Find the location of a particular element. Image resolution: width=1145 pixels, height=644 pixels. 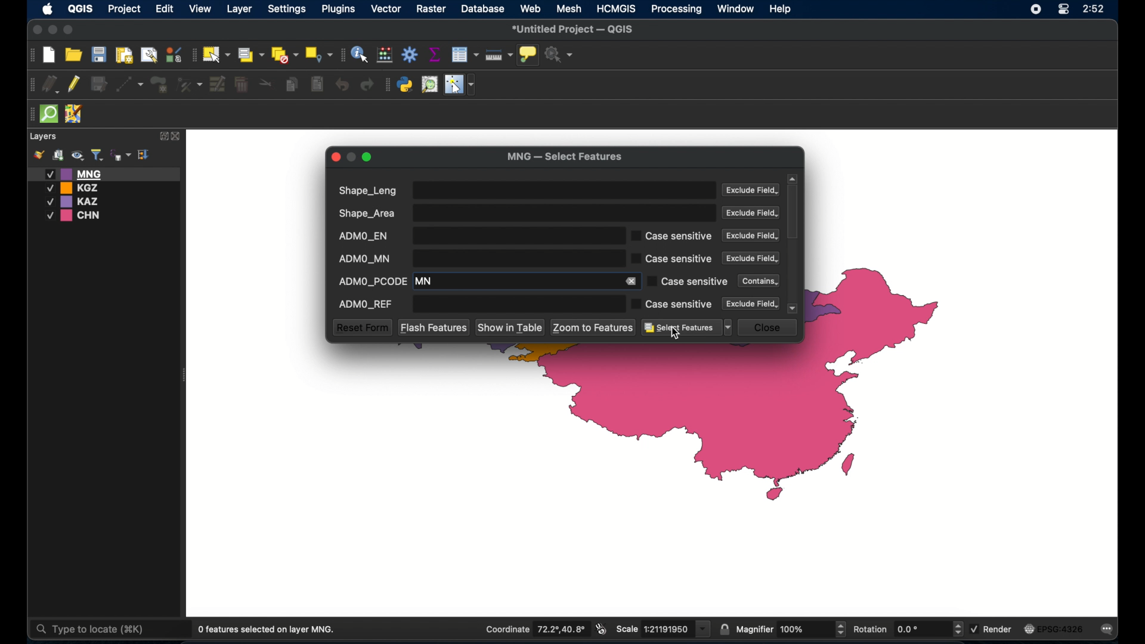

collapse all is located at coordinates (144, 154).